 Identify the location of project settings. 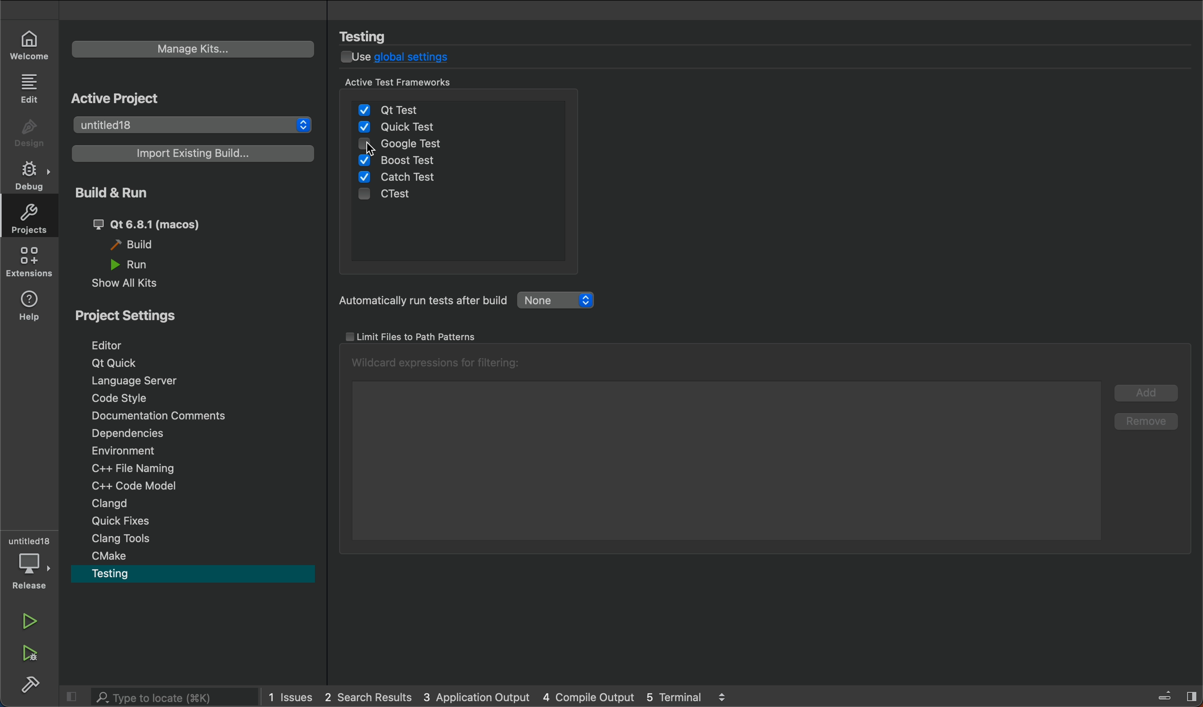
(139, 317).